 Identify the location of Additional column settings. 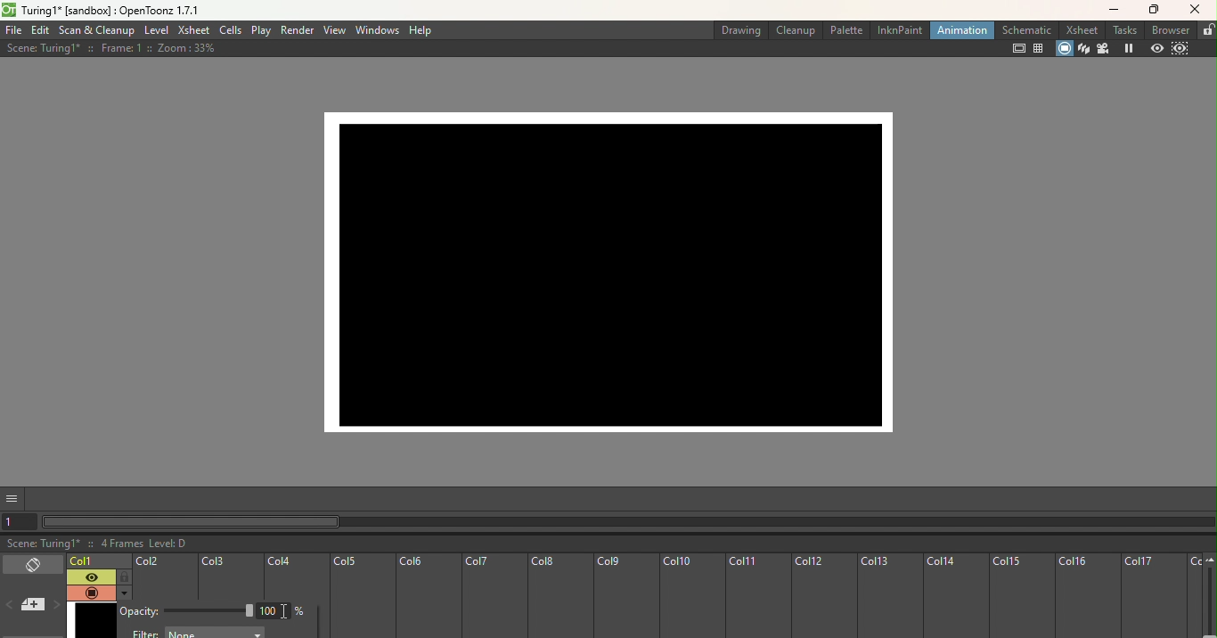
(123, 593).